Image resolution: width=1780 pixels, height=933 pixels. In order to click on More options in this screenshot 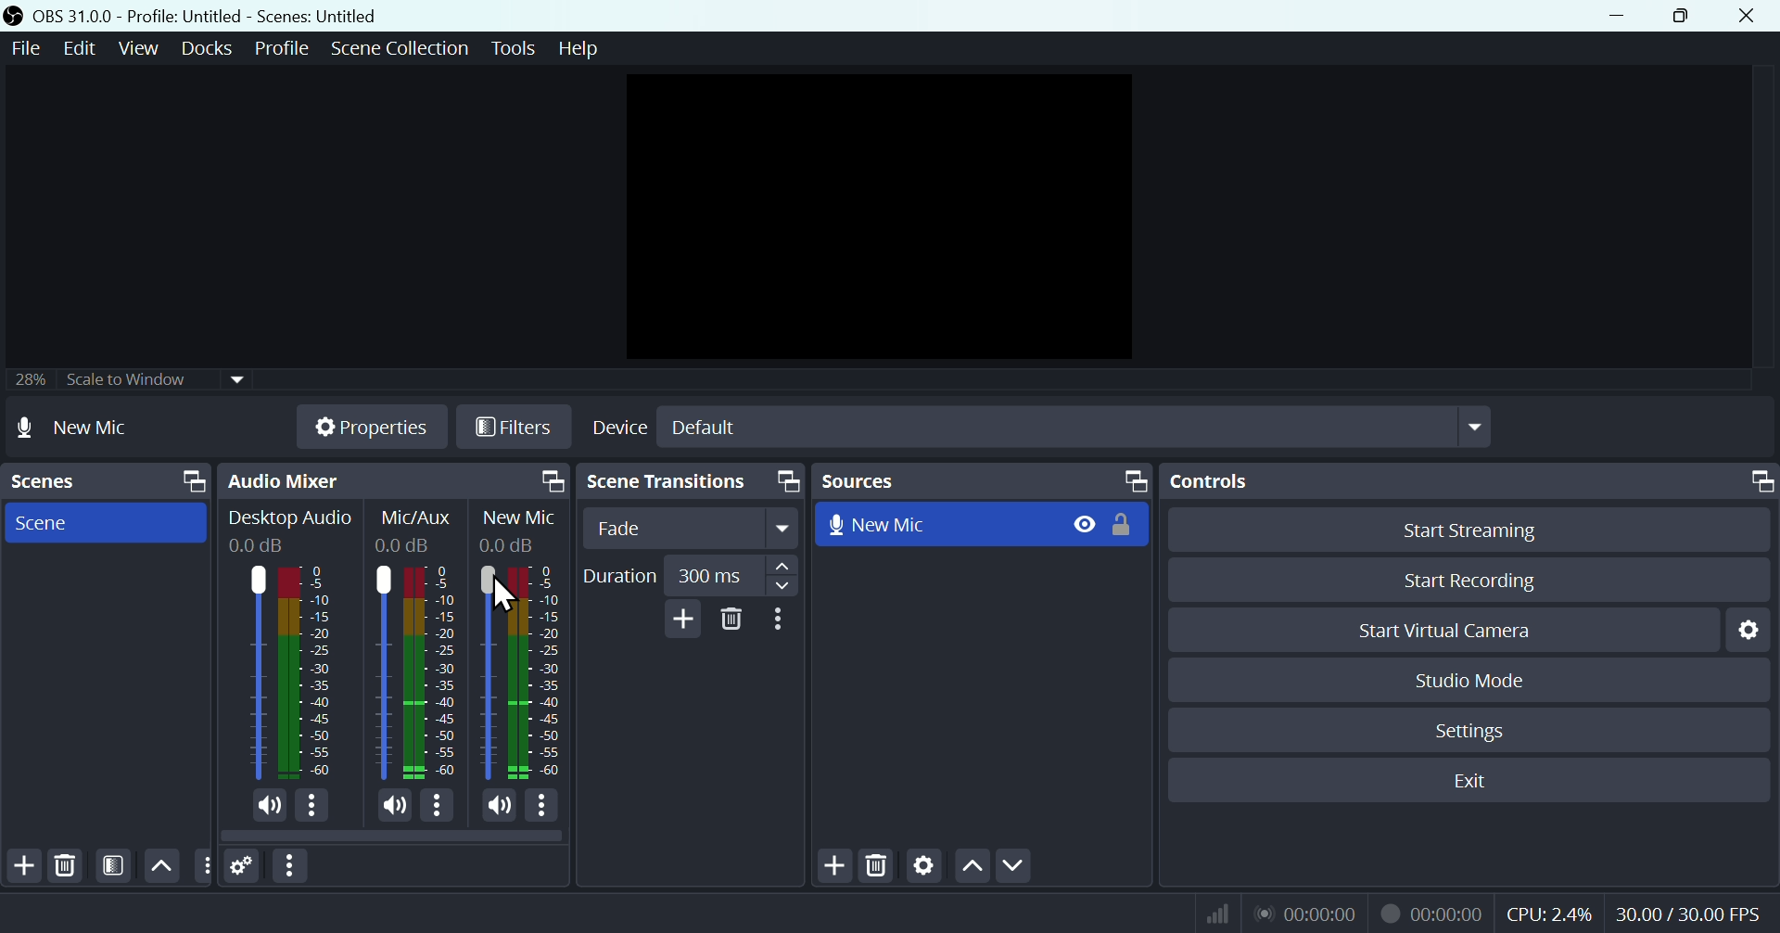, I will do `click(313, 807)`.